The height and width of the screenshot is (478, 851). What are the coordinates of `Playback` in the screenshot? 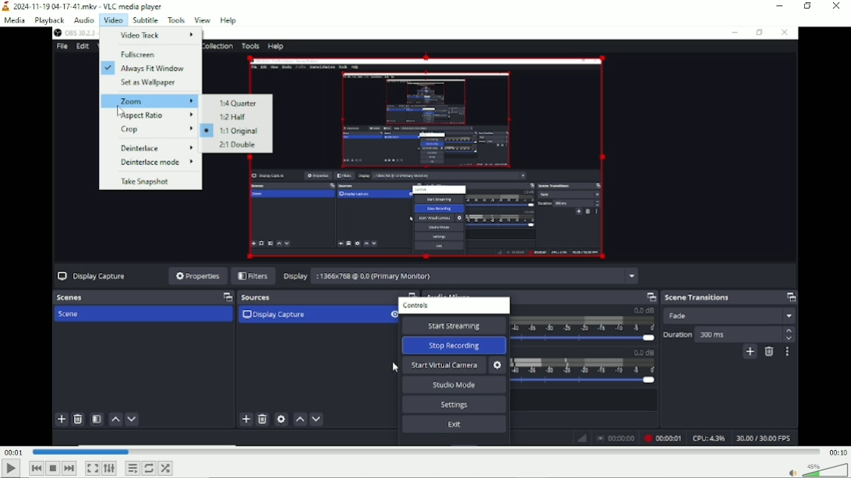 It's located at (49, 21).